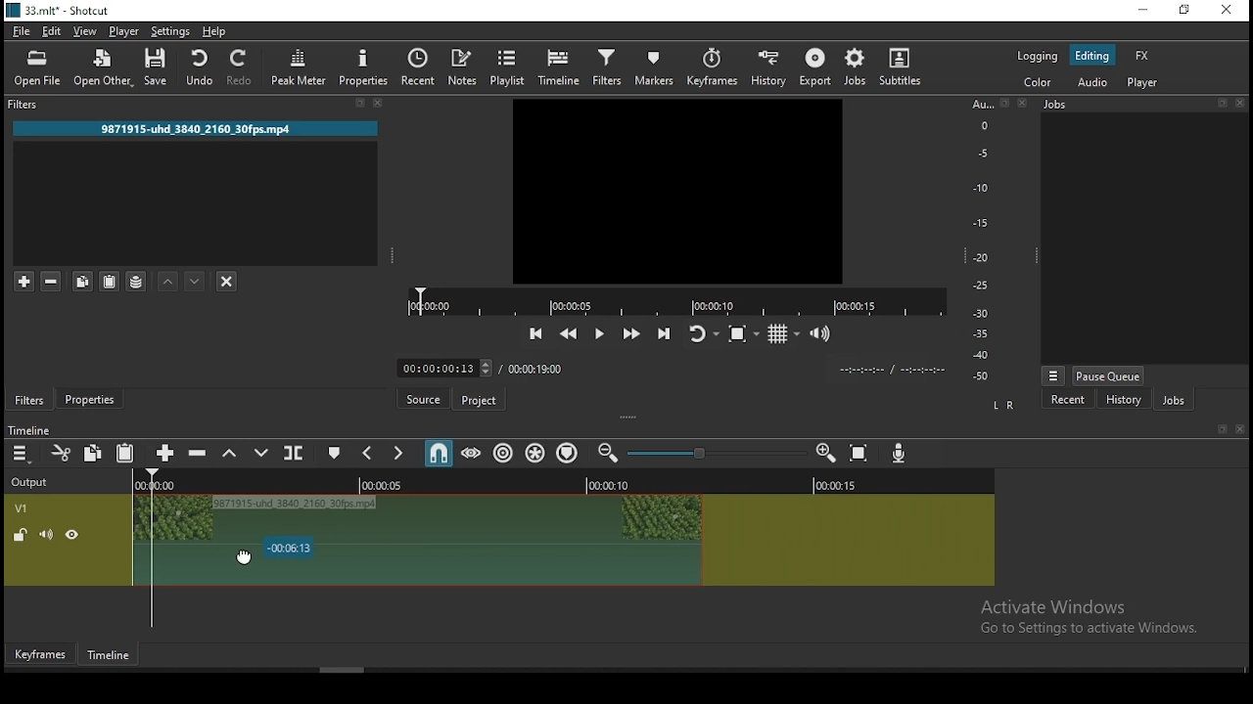 This screenshot has width=1253, height=704. Describe the element at coordinates (676, 190) in the screenshot. I see `preview` at that location.